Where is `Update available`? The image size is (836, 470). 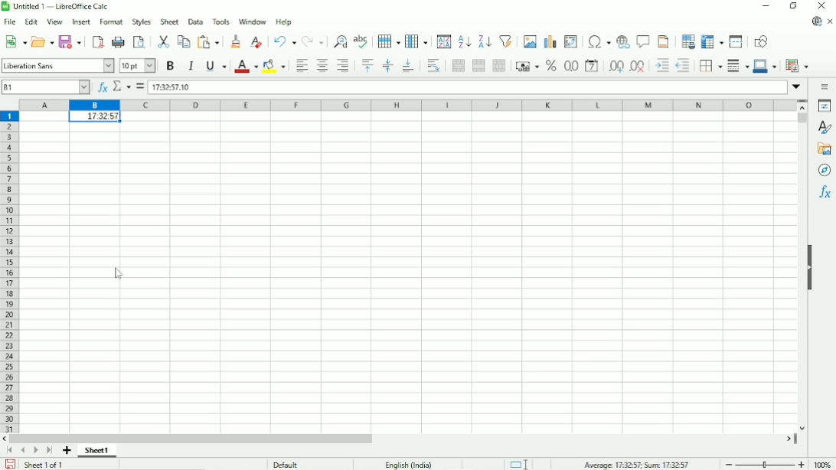
Update available is located at coordinates (817, 22).